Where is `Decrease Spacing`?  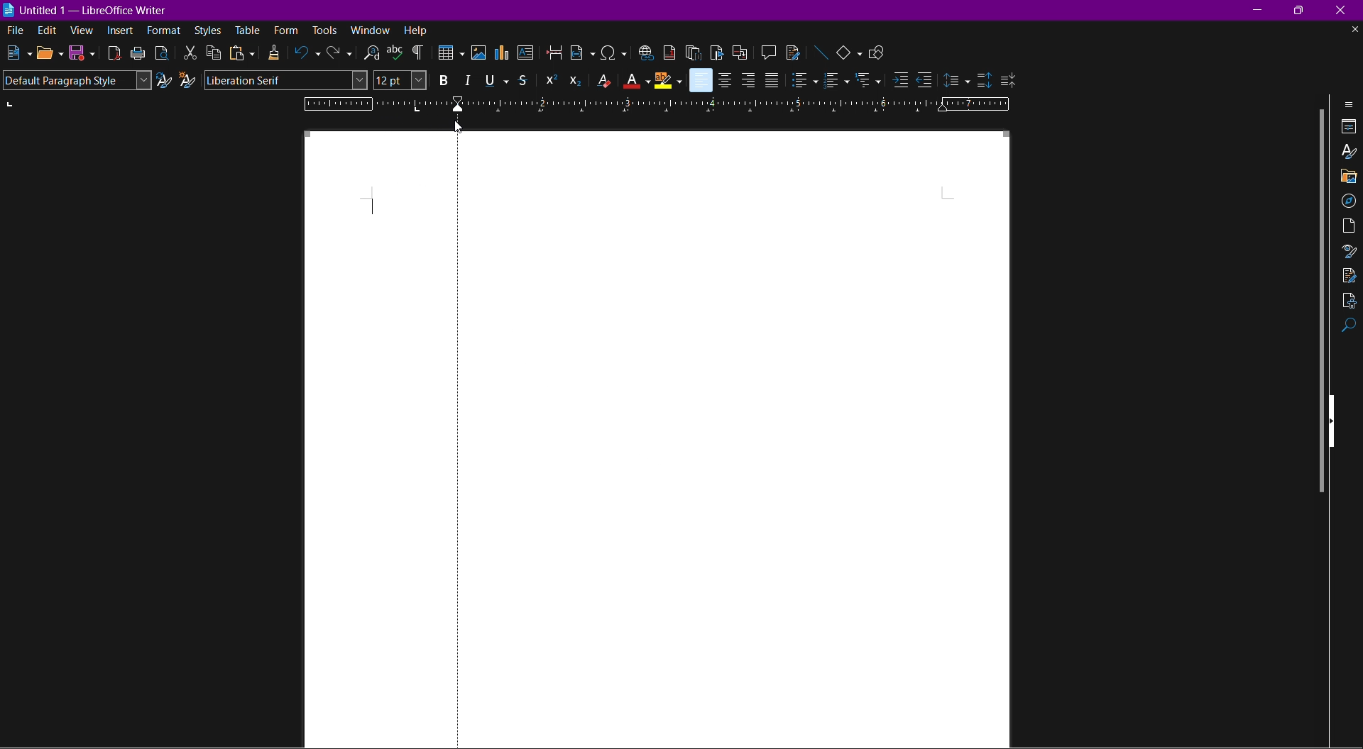
Decrease Spacing is located at coordinates (1008, 79).